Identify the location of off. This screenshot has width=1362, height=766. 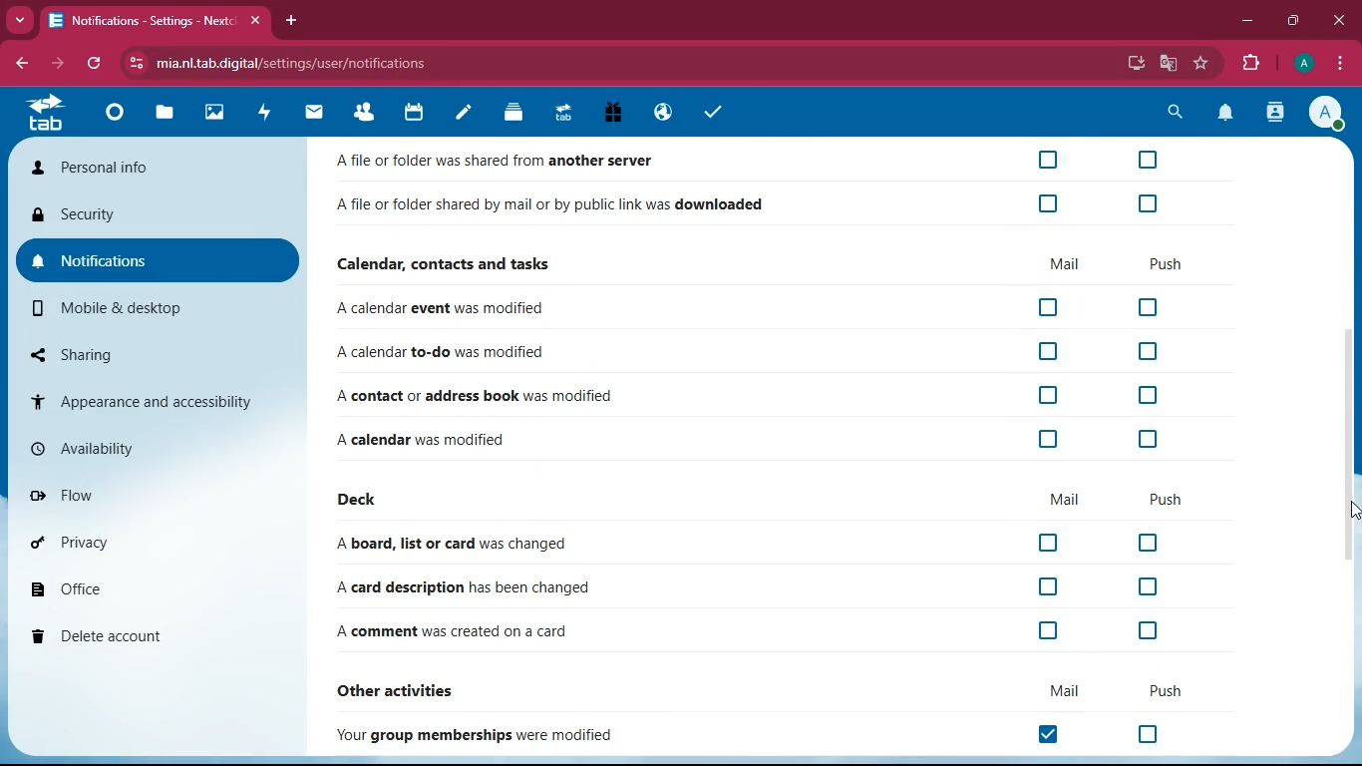
(1048, 160).